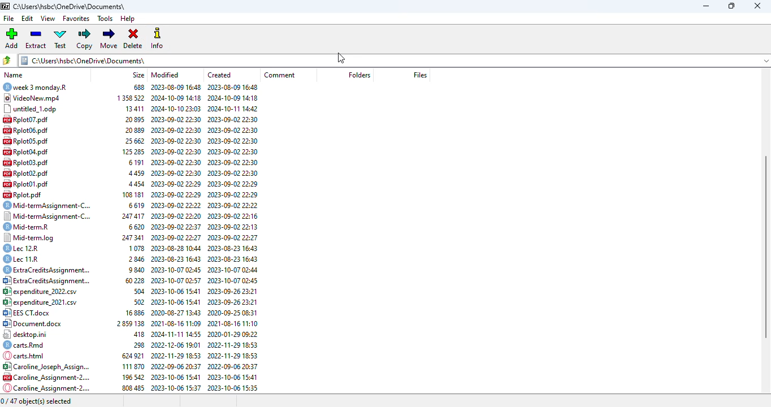 The image size is (771, 407). Describe the element at coordinates (132, 86) in the screenshot. I see `688` at that location.